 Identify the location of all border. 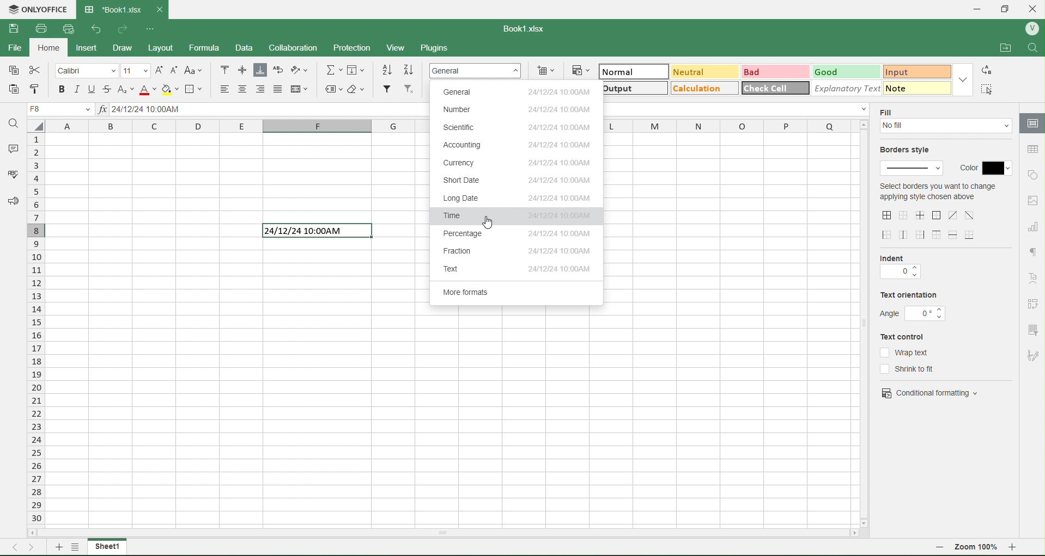
(888, 215).